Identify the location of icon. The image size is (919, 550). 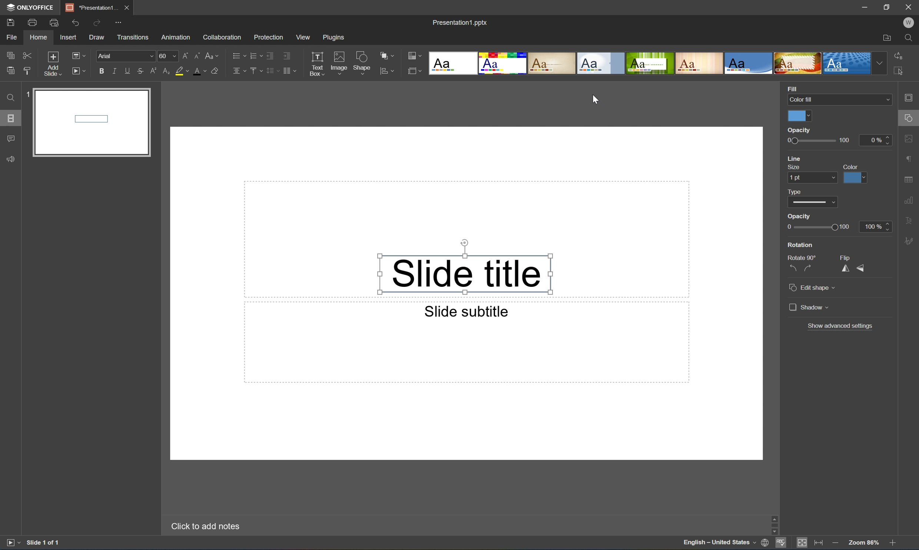
(383, 70).